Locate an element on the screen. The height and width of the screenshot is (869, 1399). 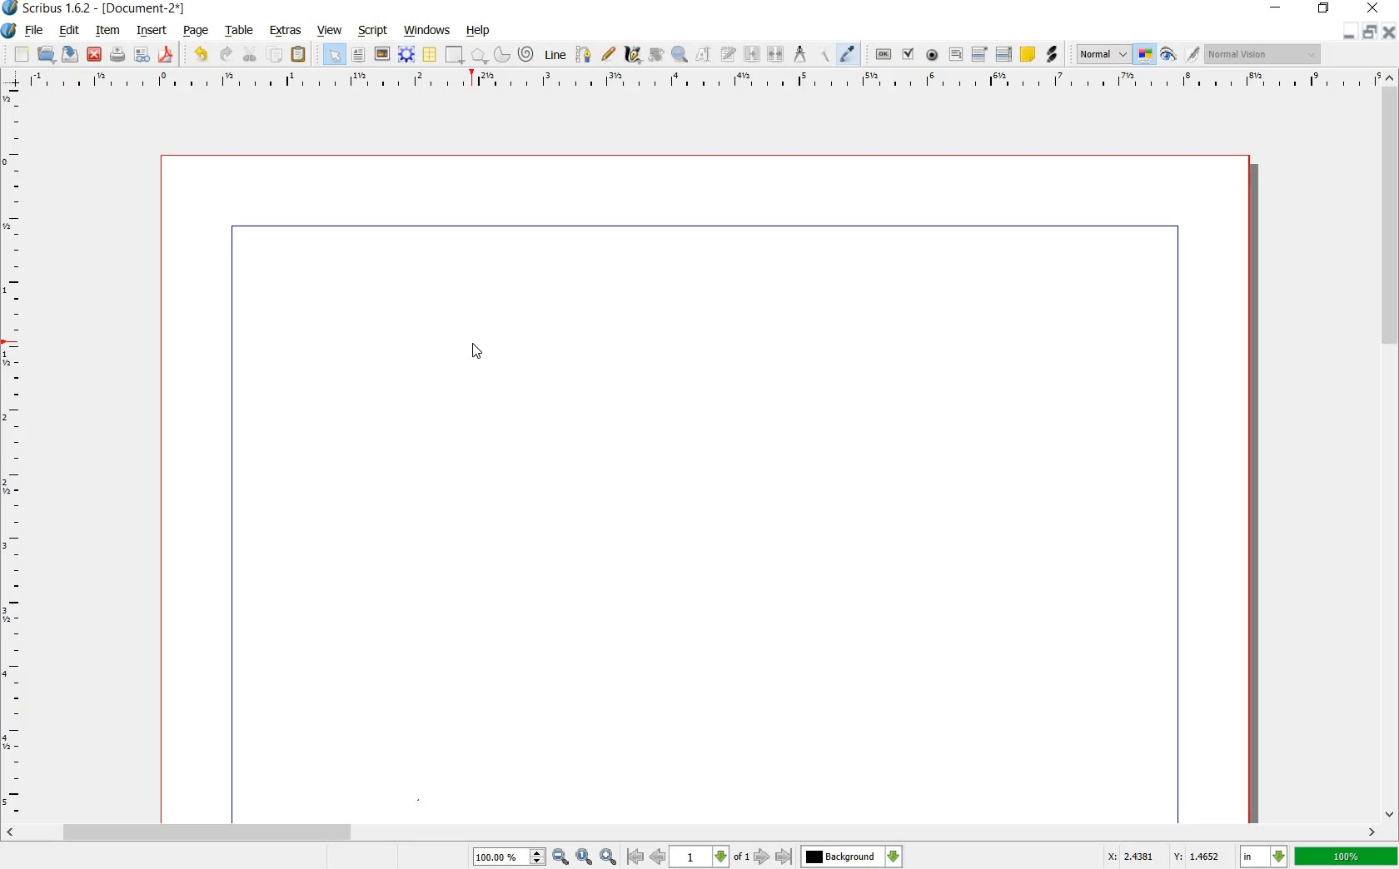
100% is located at coordinates (1346, 857).